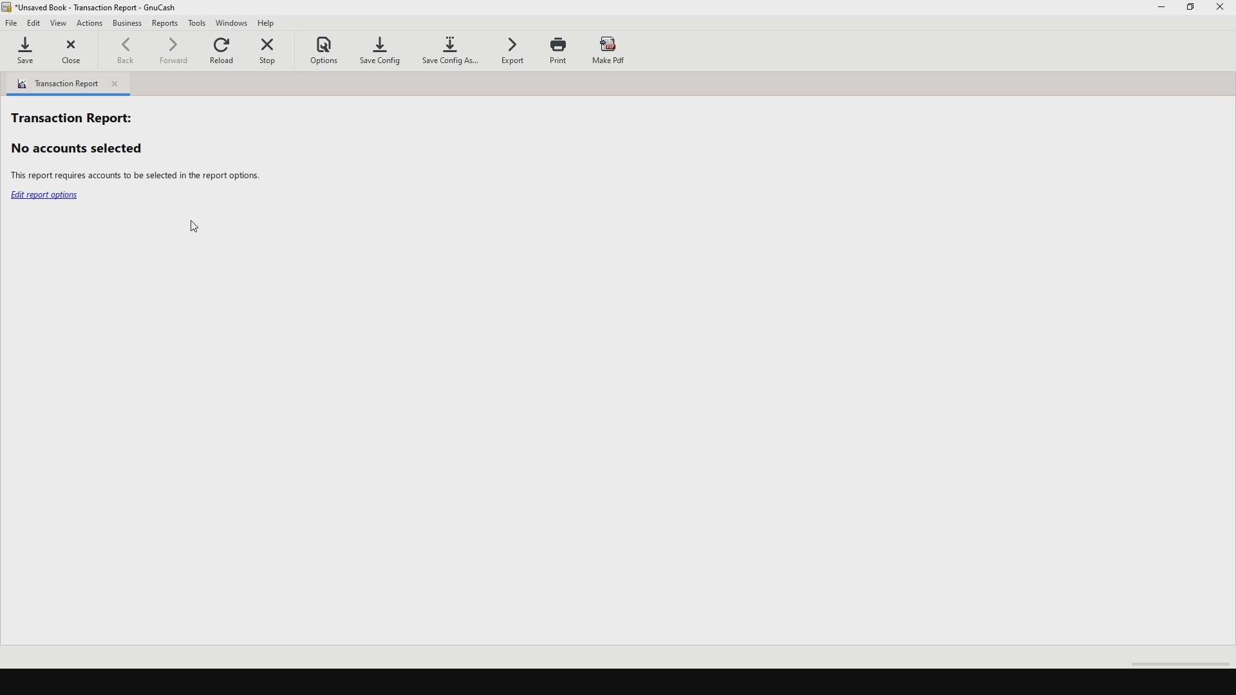 The image size is (1236, 695). Describe the element at coordinates (61, 23) in the screenshot. I see `view` at that location.